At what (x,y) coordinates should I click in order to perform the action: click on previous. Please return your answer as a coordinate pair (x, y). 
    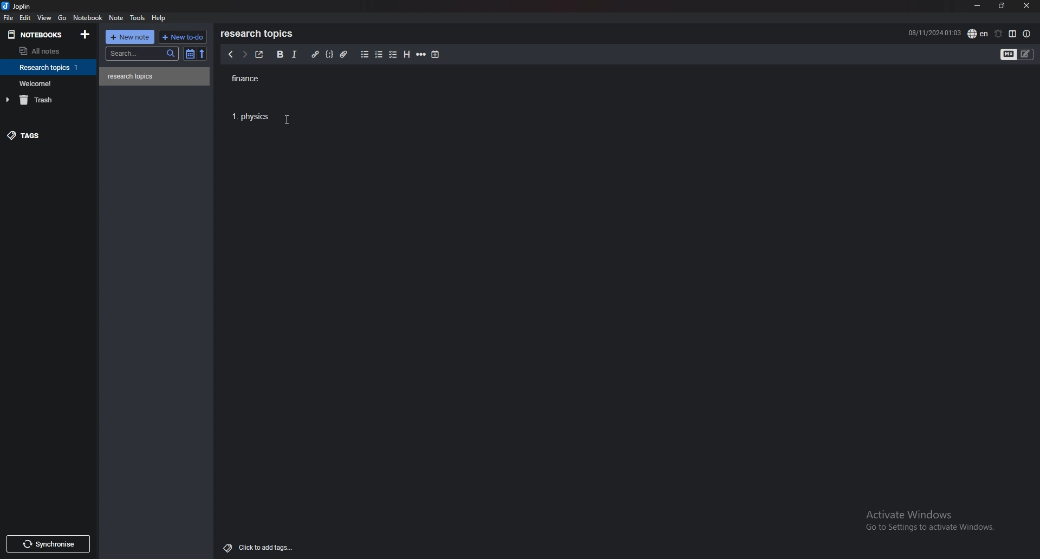
    Looking at the image, I should click on (231, 55).